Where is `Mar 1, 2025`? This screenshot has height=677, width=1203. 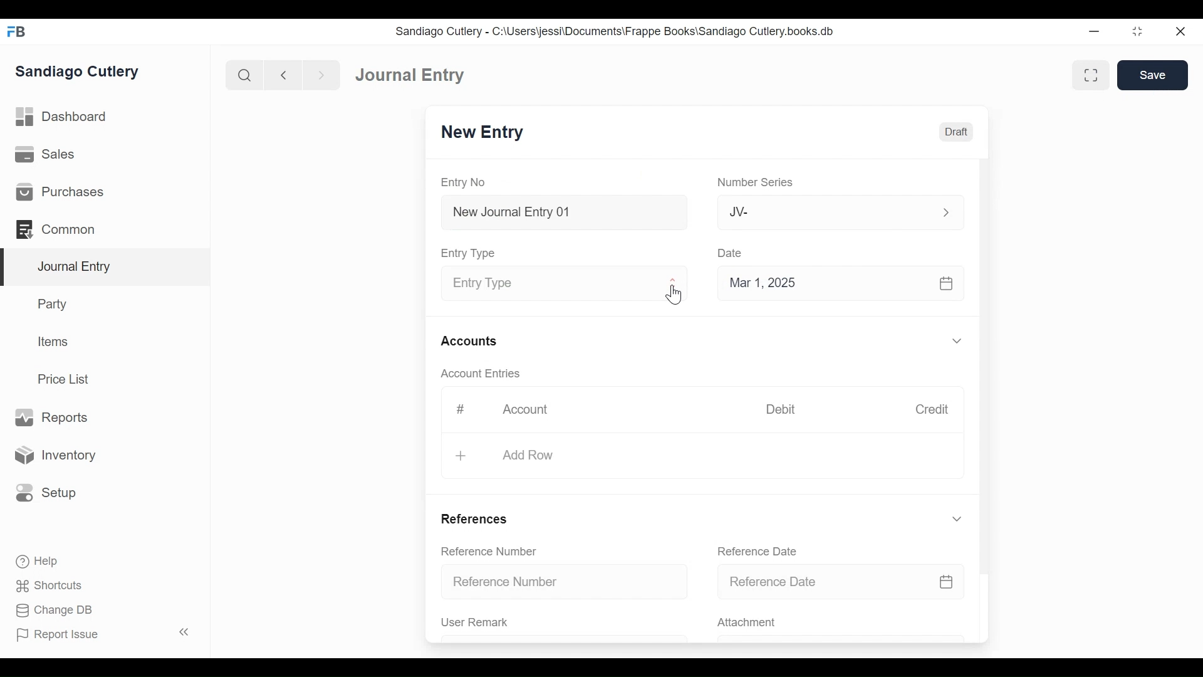
Mar 1, 2025 is located at coordinates (841, 282).